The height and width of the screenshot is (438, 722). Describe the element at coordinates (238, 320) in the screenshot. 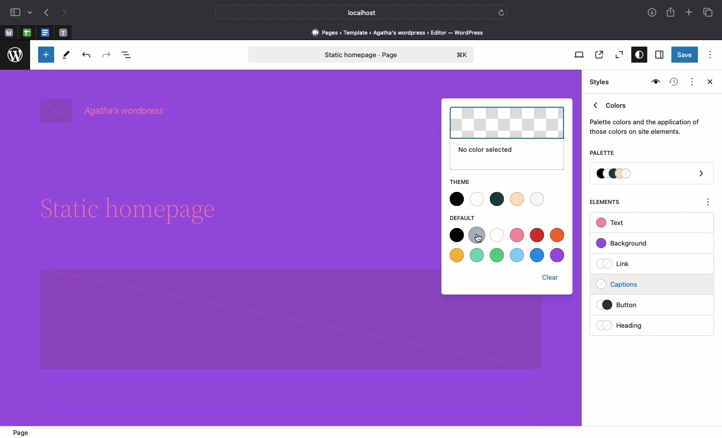

I see `Block` at that location.